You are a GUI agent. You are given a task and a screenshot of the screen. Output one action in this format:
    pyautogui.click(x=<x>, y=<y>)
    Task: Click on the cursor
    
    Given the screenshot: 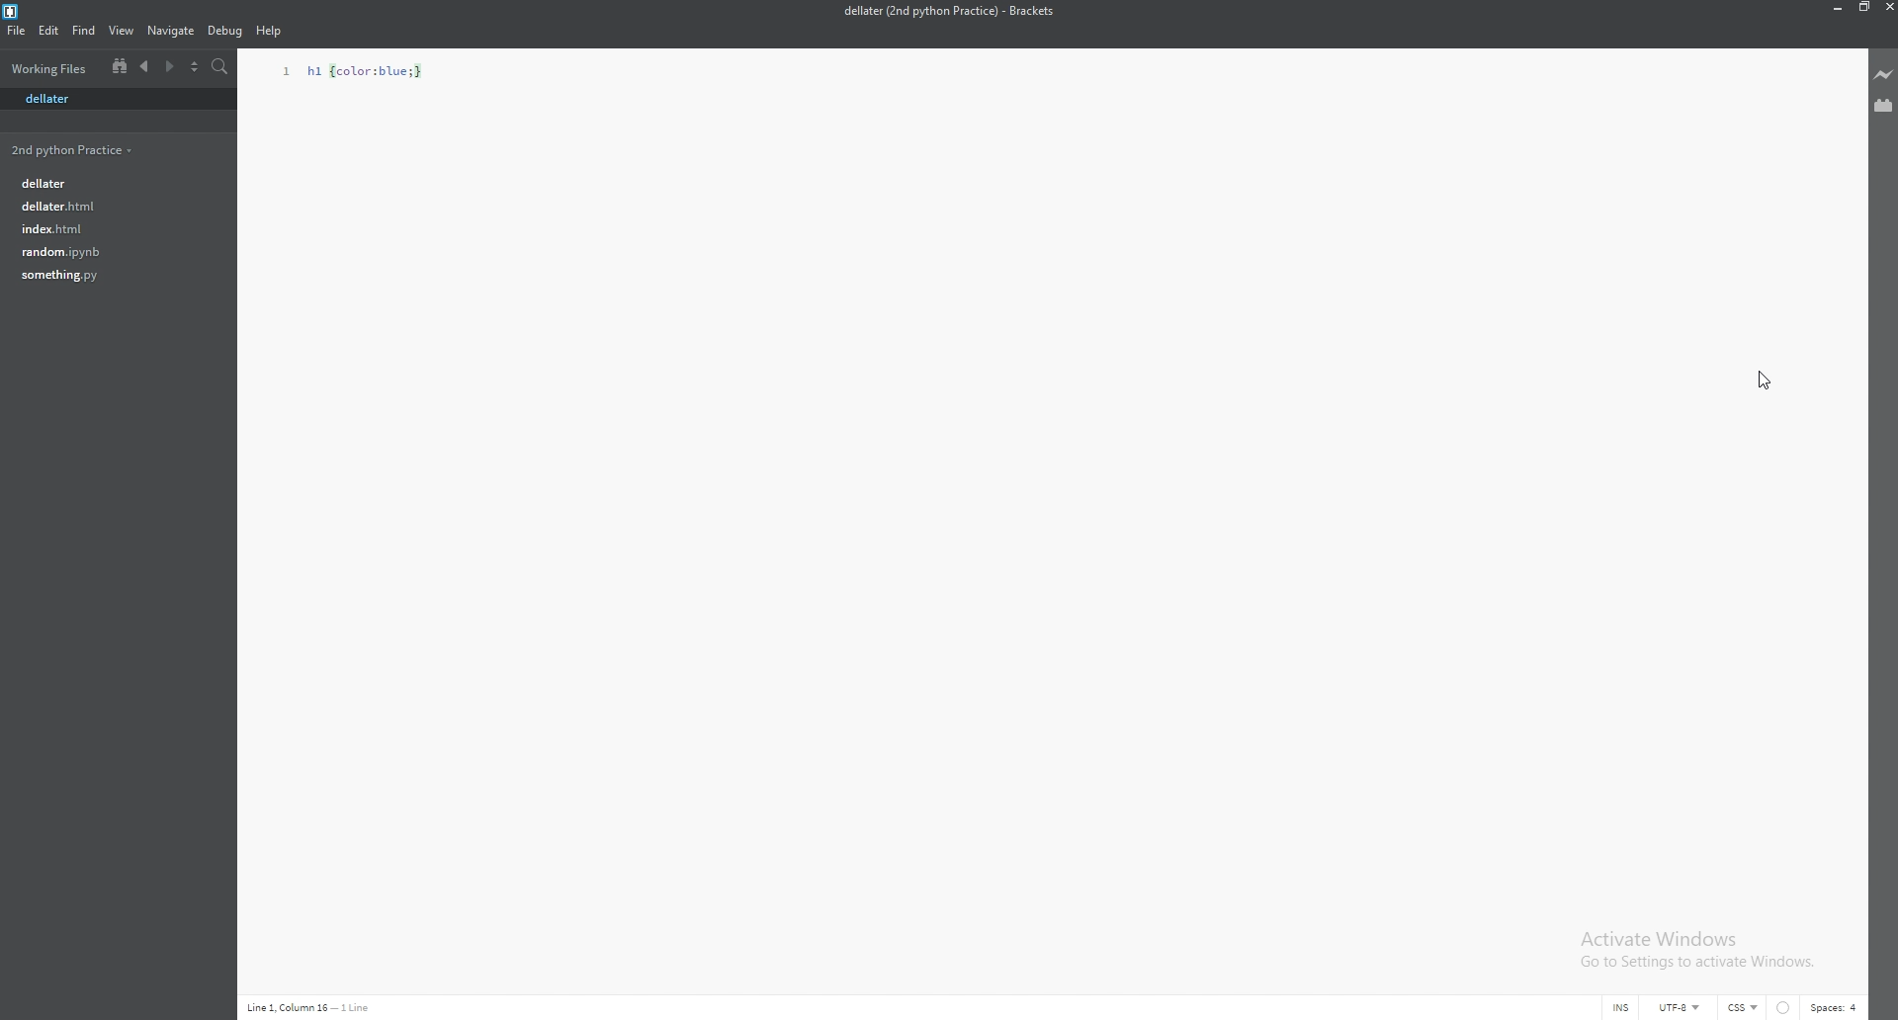 What is the action you would take?
    pyautogui.click(x=1771, y=382)
    